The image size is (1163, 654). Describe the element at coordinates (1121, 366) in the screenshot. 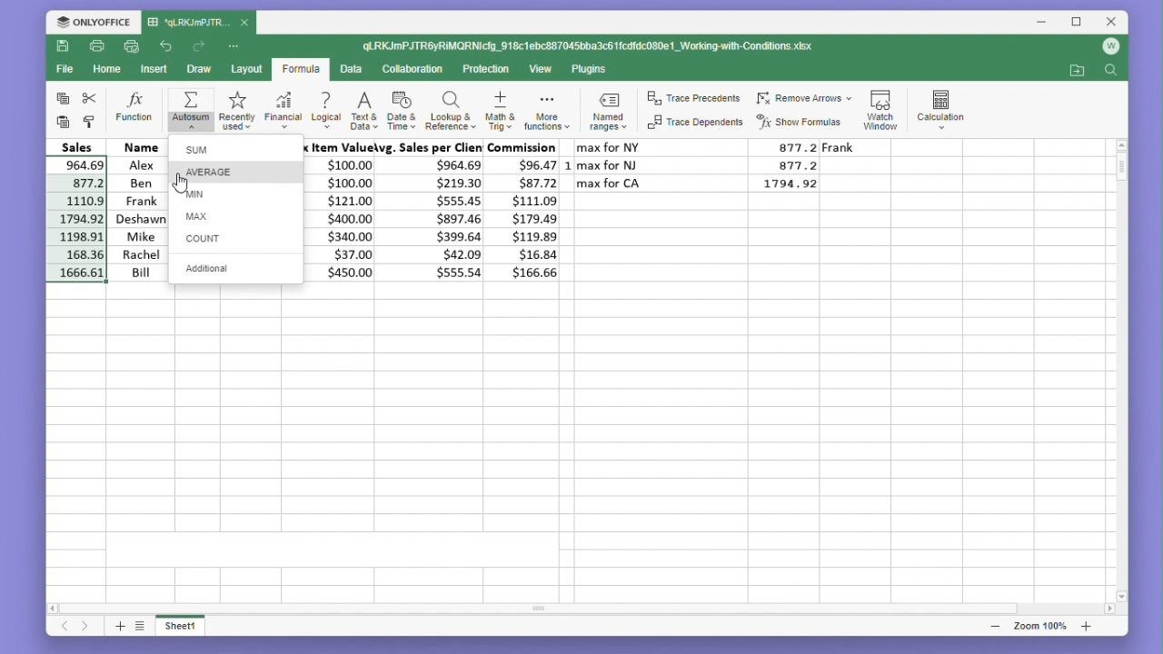

I see `Vertical scroll bar` at that location.